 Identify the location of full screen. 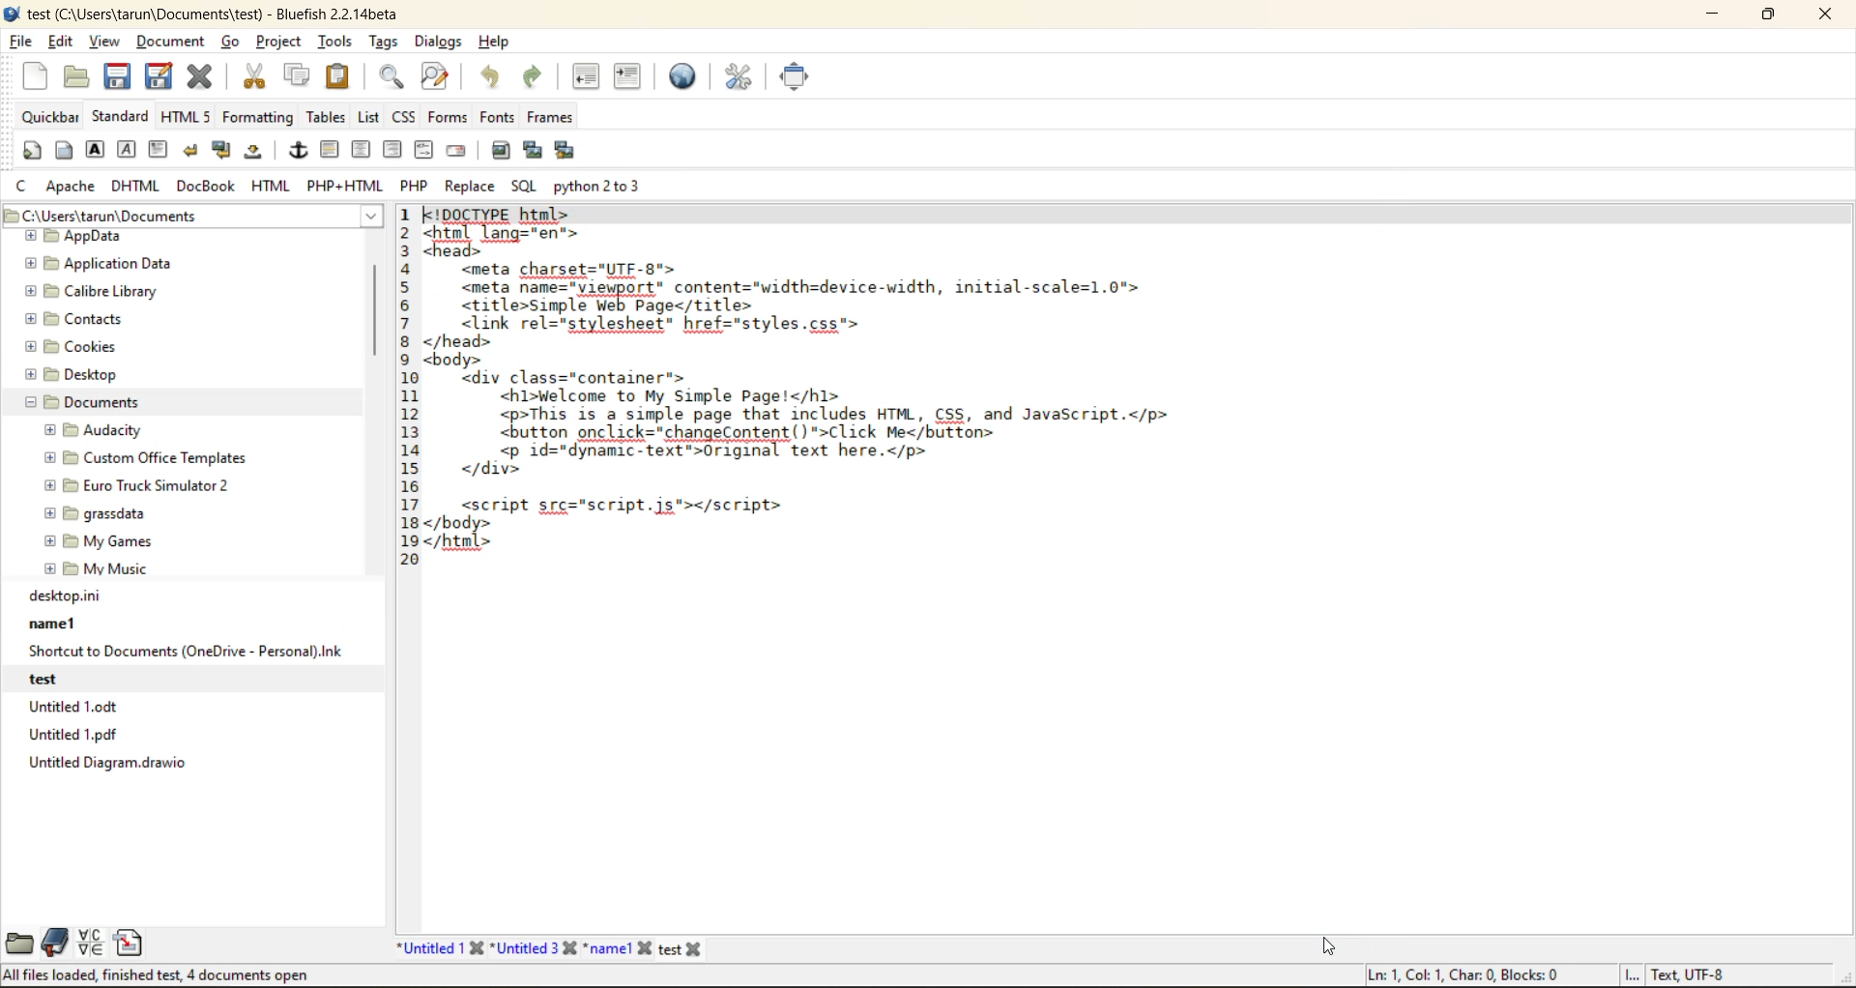
(797, 76).